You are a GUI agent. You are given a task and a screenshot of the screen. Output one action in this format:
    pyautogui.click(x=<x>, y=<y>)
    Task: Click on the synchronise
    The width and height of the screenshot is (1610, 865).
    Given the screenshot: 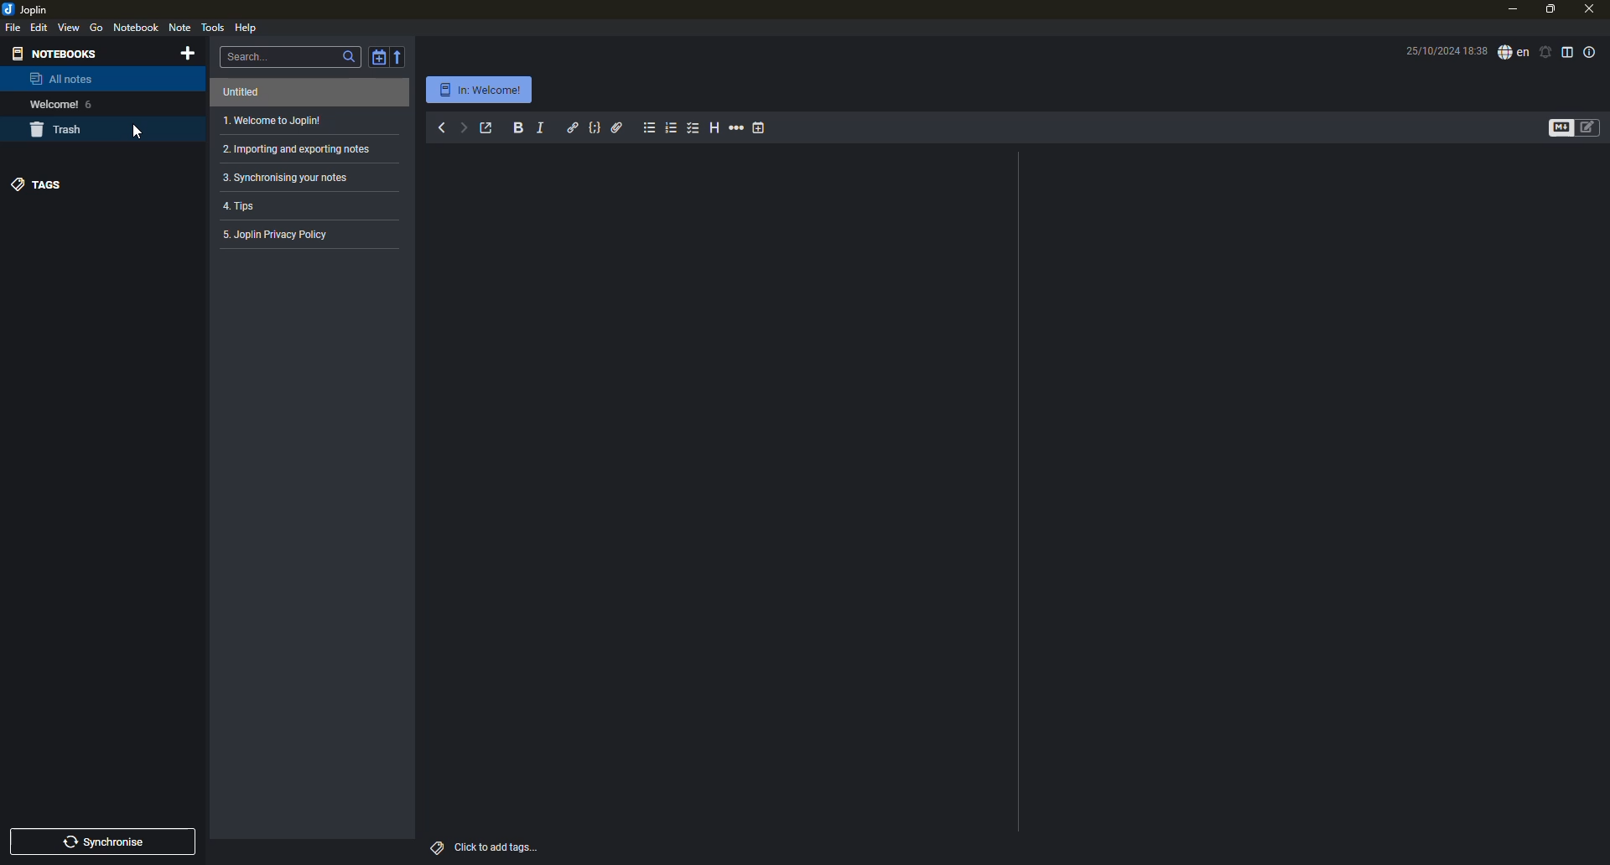 What is the action you would take?
    pyautogui.click(x=108, y=842)
    